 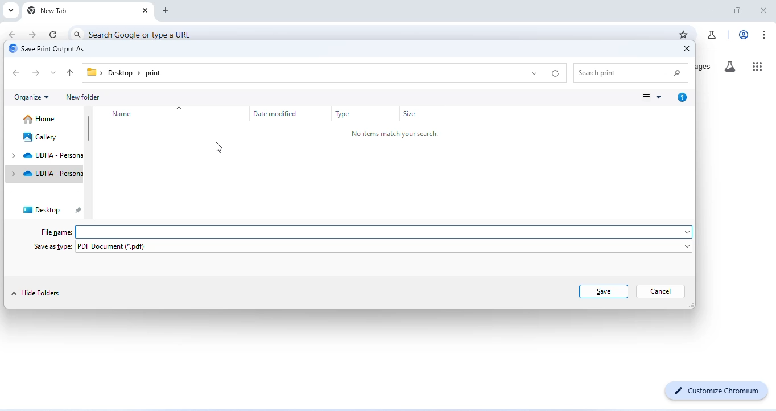 I want to click on print, so click(x=153, y=73).